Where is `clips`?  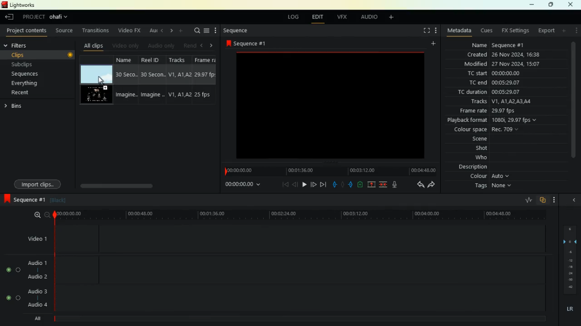 clips is located at coordinates (42, 55).